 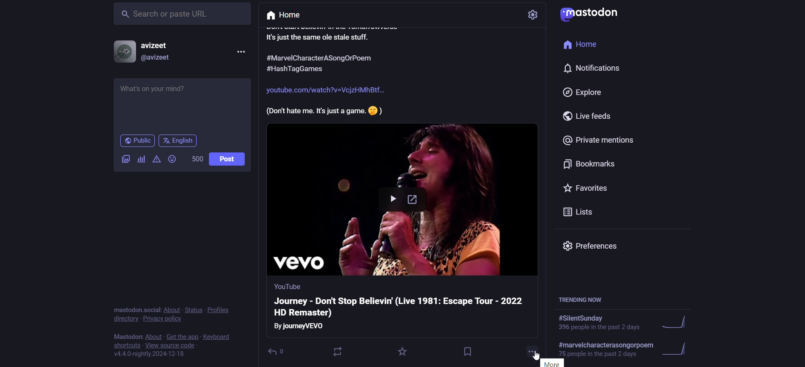 I want to click on display picture, so click(x=123, y=52).